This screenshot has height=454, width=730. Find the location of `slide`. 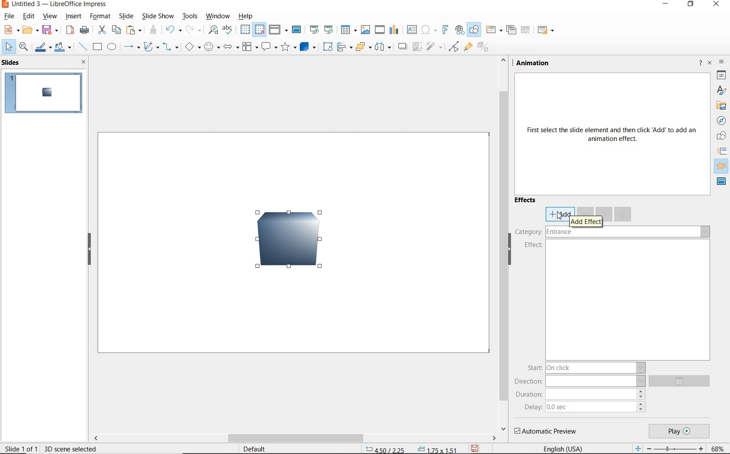

slide is located at coordinates (126, 16).